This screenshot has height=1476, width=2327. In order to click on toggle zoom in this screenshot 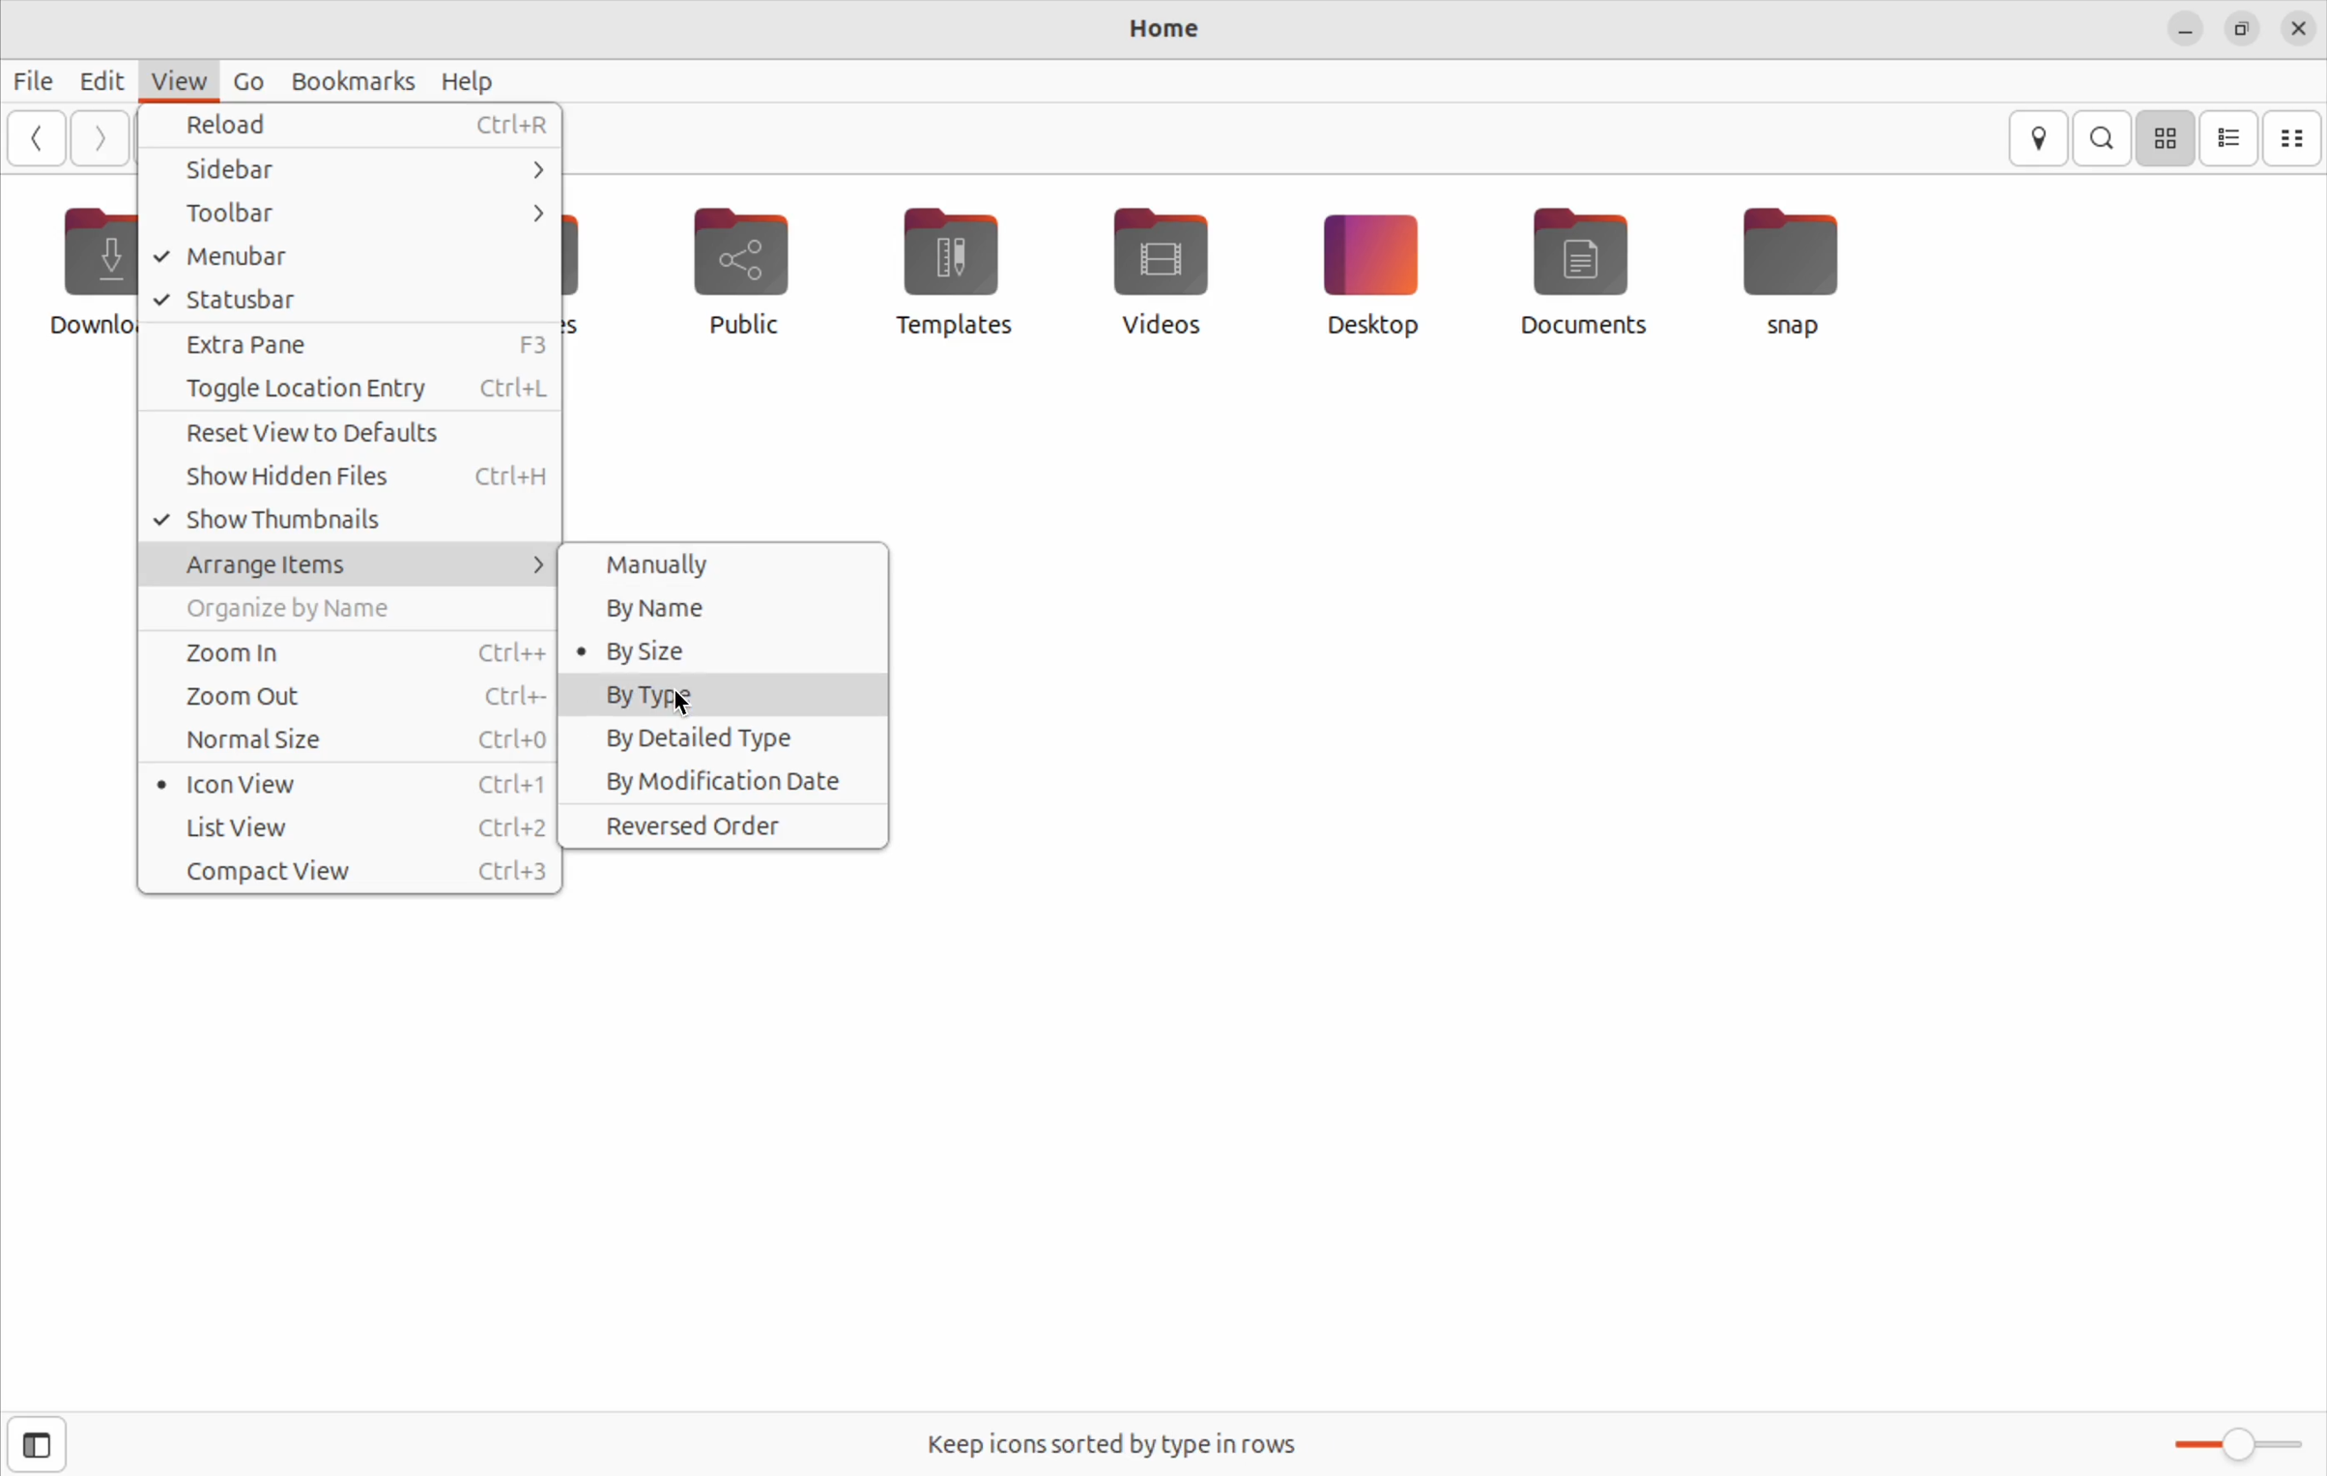, I will do `click(2226, 1445)`.